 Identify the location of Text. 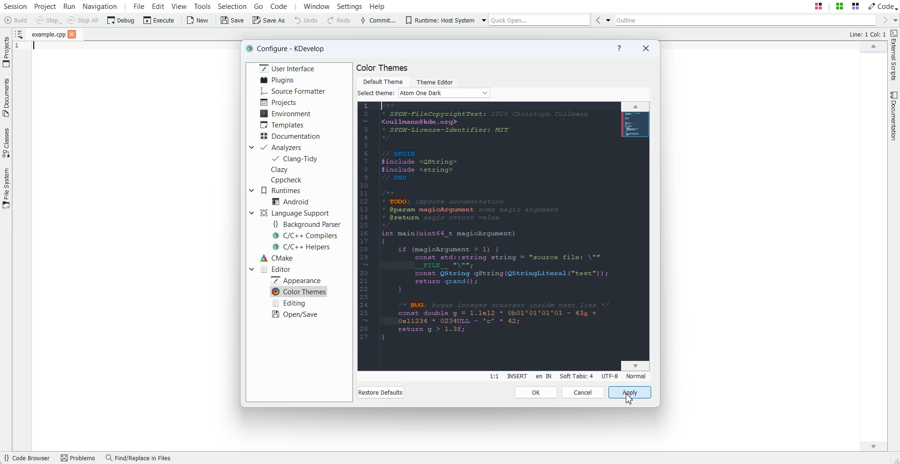
(867, 35).